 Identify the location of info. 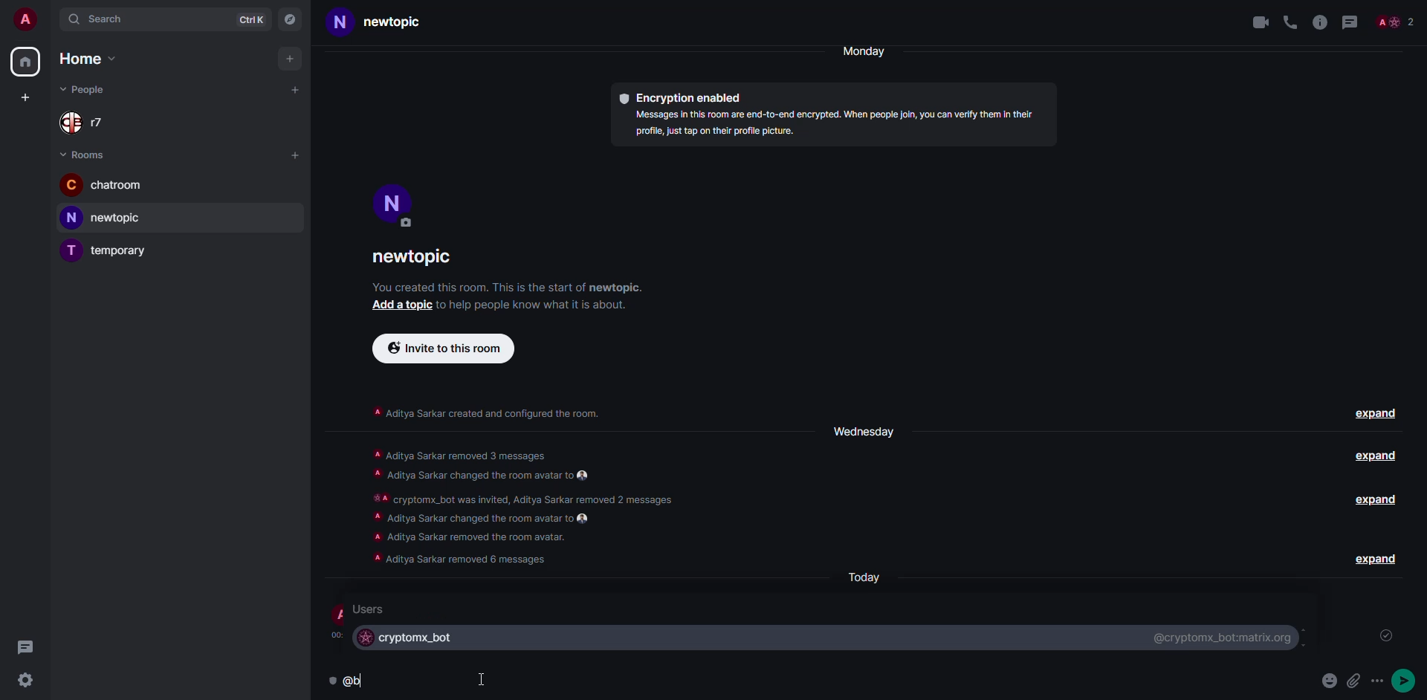
(507, 287).